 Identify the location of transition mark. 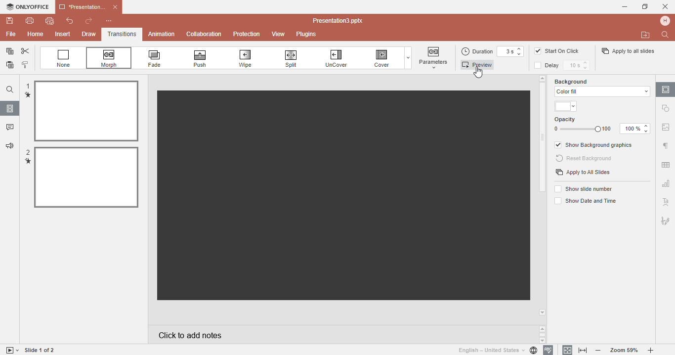
(28, 162).